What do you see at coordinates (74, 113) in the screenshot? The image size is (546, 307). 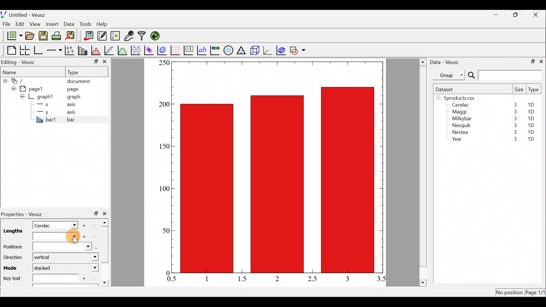 I see `axis` at bounding box center [74, 113].